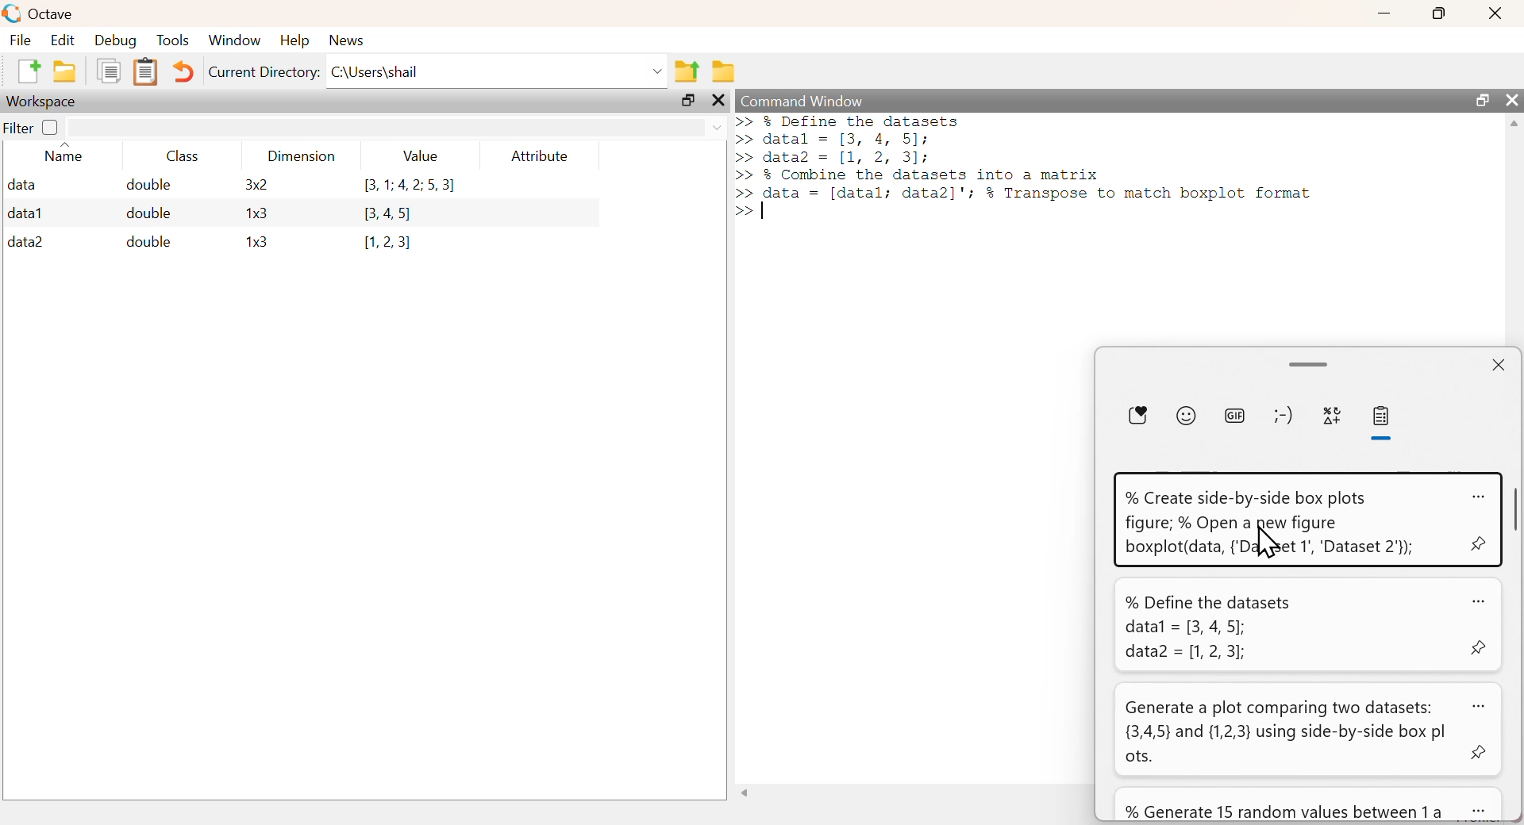 The height and width of the screenshot is (825, 1524). I want to click on maximize, so click(1481, 100).